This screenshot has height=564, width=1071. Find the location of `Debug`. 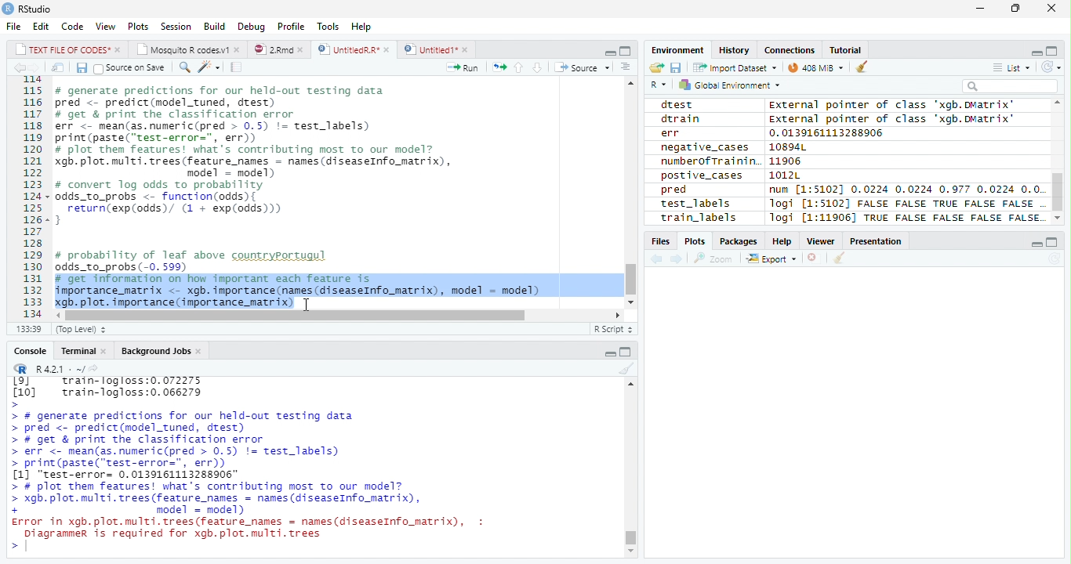

Debug is located at coordinates (250, 27).